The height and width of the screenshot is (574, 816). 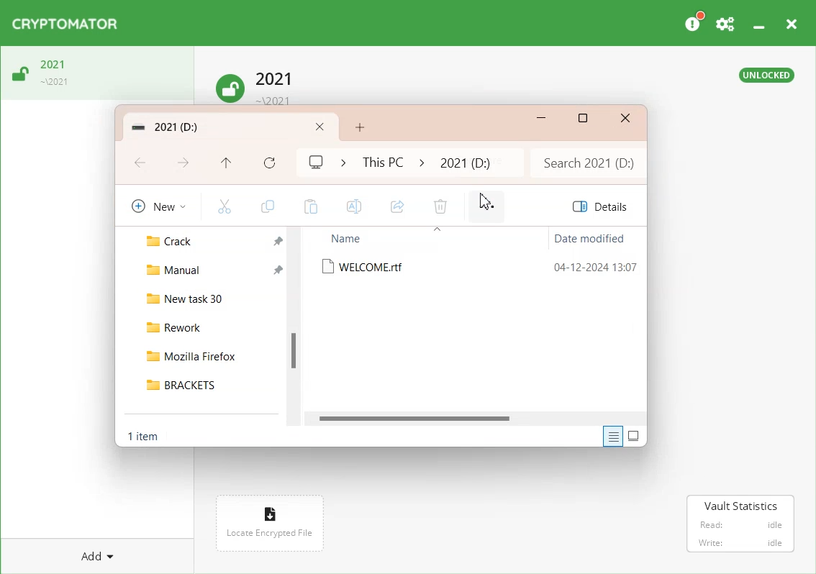 I want to click on icon, so click(x=438, y=234).